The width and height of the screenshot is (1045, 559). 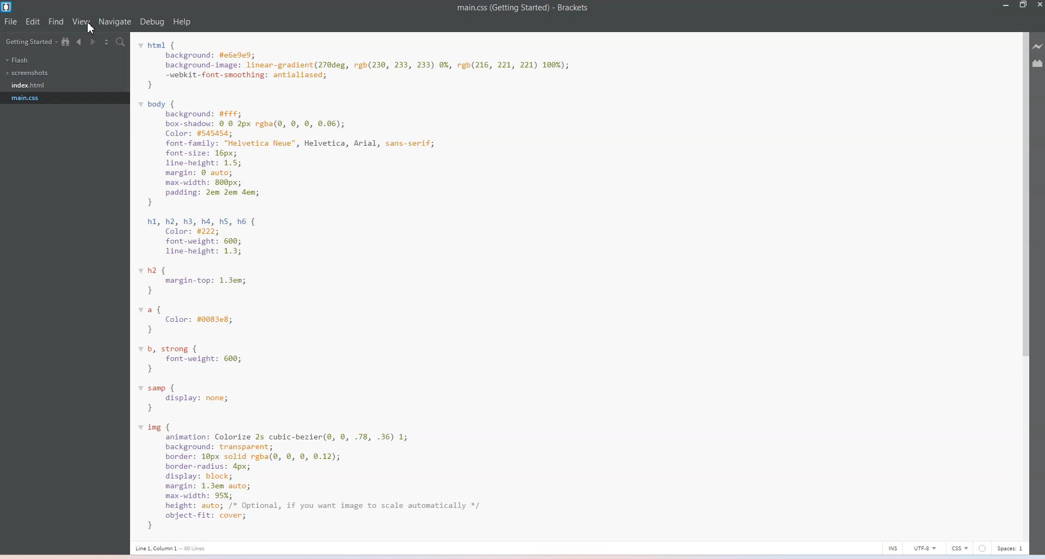 I want to click on Logo, so click(x=8, y=8).